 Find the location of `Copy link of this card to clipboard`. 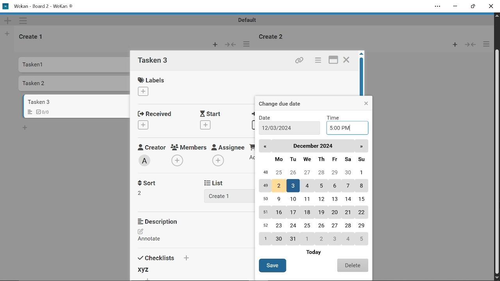

Copy link of this card to clipboard is located at coordinates (298, 60).